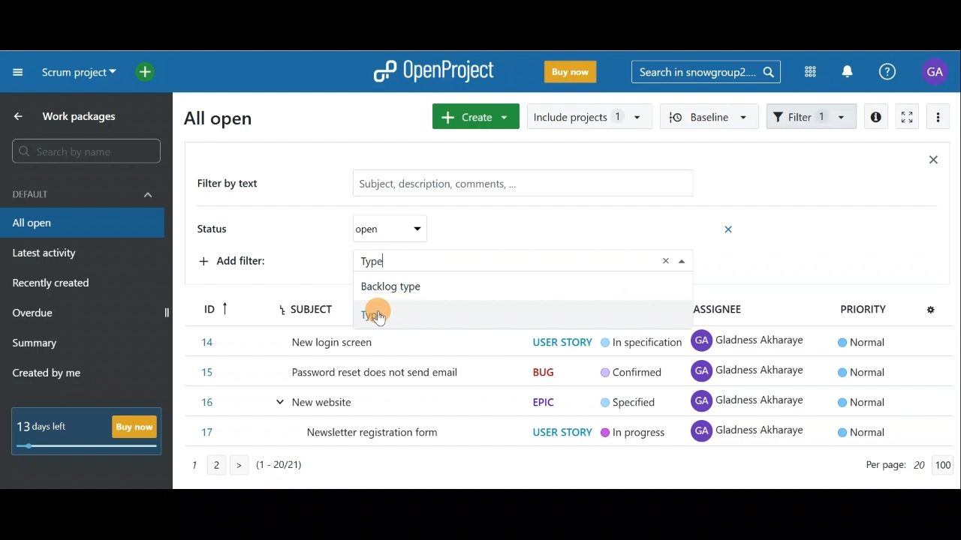  What do you see at coordinates (393, 286) in the screenshot?
I see `Backlog type` at bounding box center [393, 286].